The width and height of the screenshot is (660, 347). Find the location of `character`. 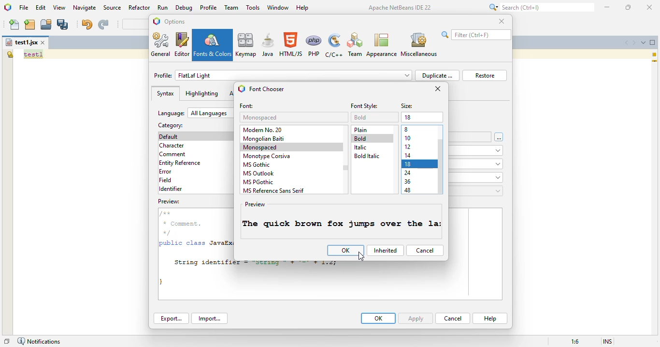

character is located at coordinates (172, 146).